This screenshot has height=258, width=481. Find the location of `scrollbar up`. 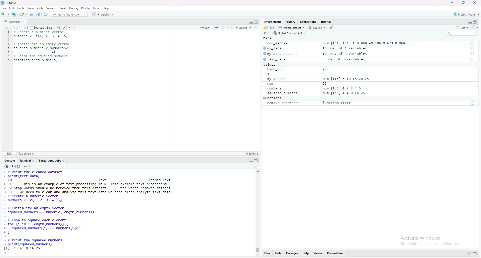

scrollbar up is located at coordinates (257, 171).